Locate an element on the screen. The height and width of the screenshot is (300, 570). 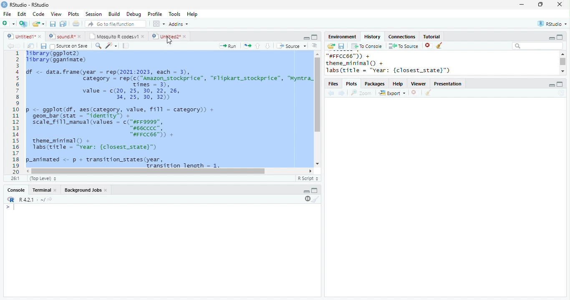
p-animated <- p + transition_states(year,Trancition length = 1. is located at coordinates (157, 162).